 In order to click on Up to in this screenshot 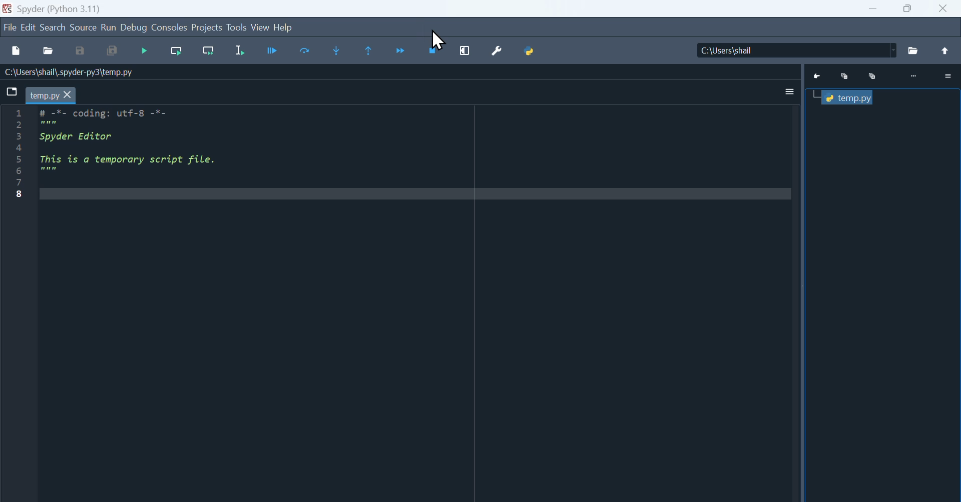, I will do `click(947, 51)`.